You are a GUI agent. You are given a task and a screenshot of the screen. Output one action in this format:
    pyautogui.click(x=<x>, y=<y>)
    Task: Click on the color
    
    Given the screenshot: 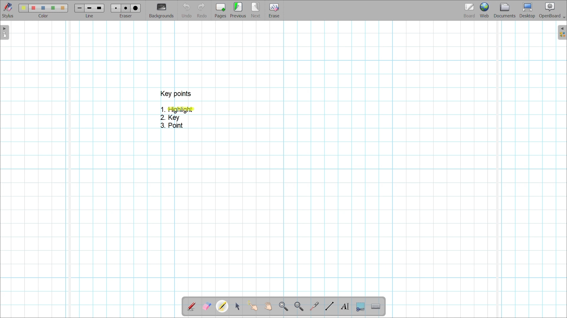 What is the action you would take?
    pyautogui.click(x=42, y=16)
    